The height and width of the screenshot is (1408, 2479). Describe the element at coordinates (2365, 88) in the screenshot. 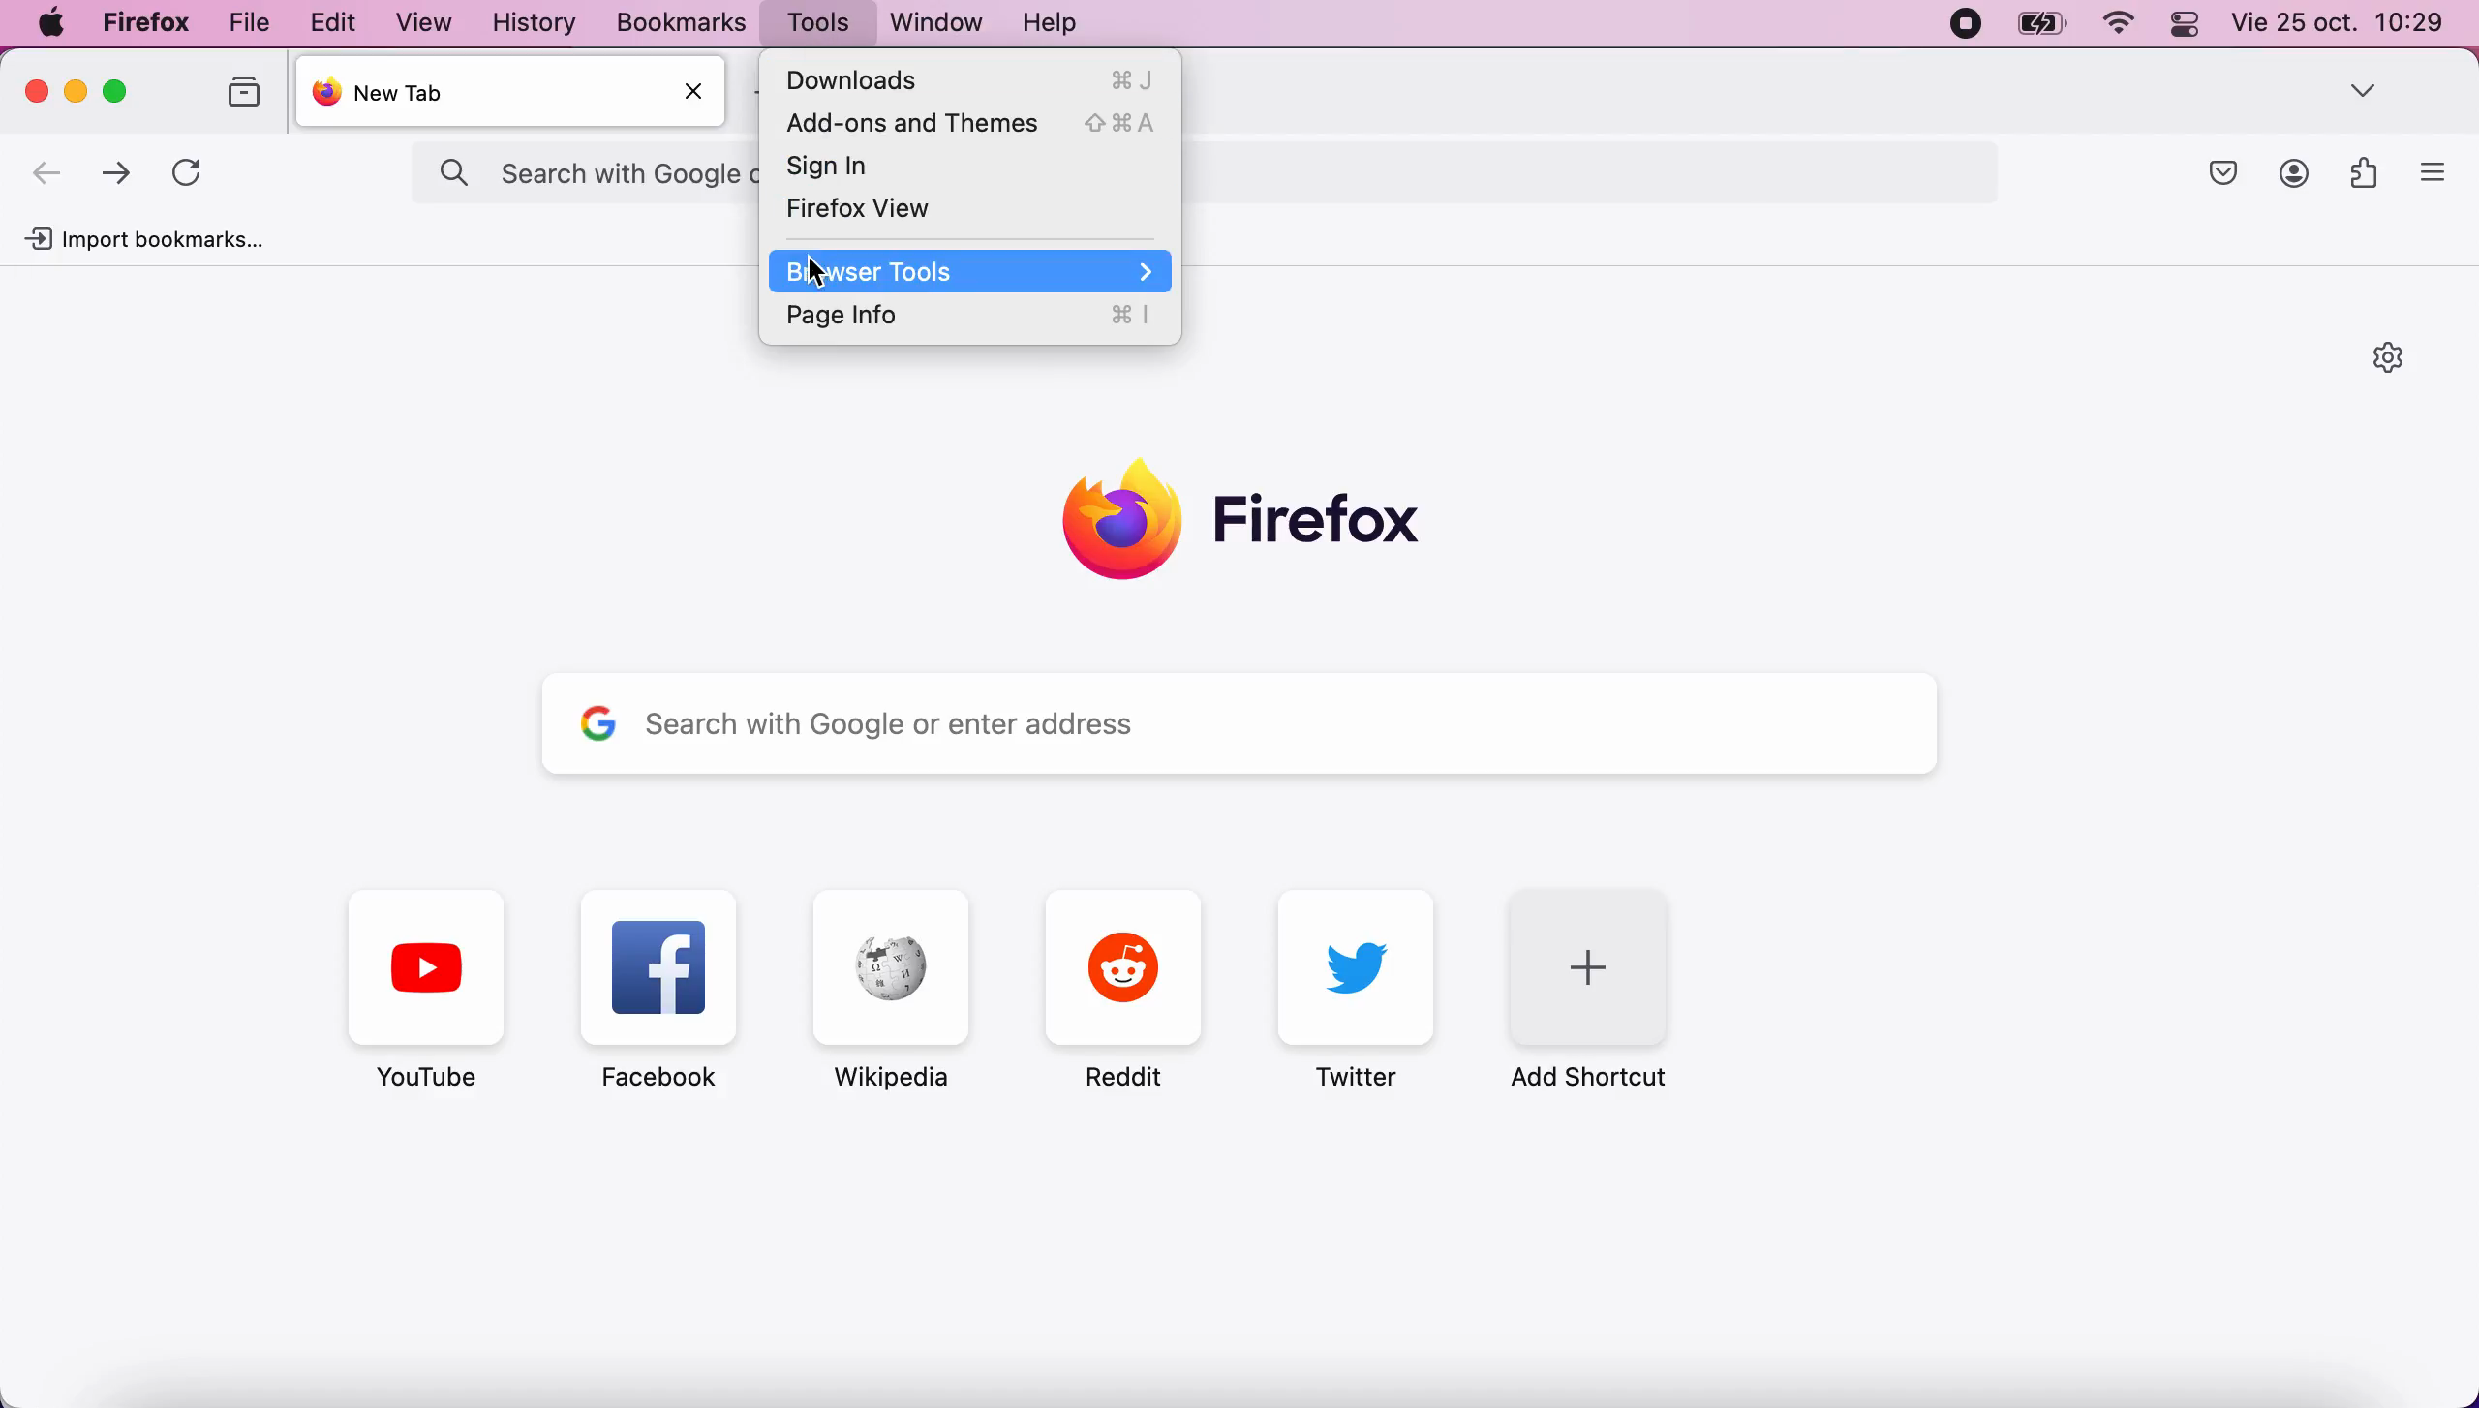

I see `Dropdown box` at that location.